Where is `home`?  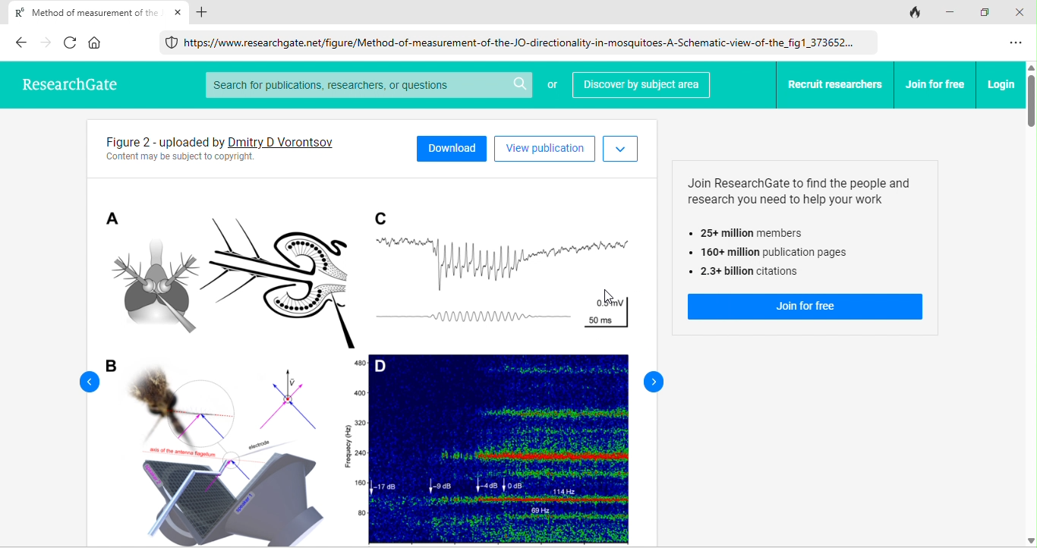 home is located at coordinates (96, 43).